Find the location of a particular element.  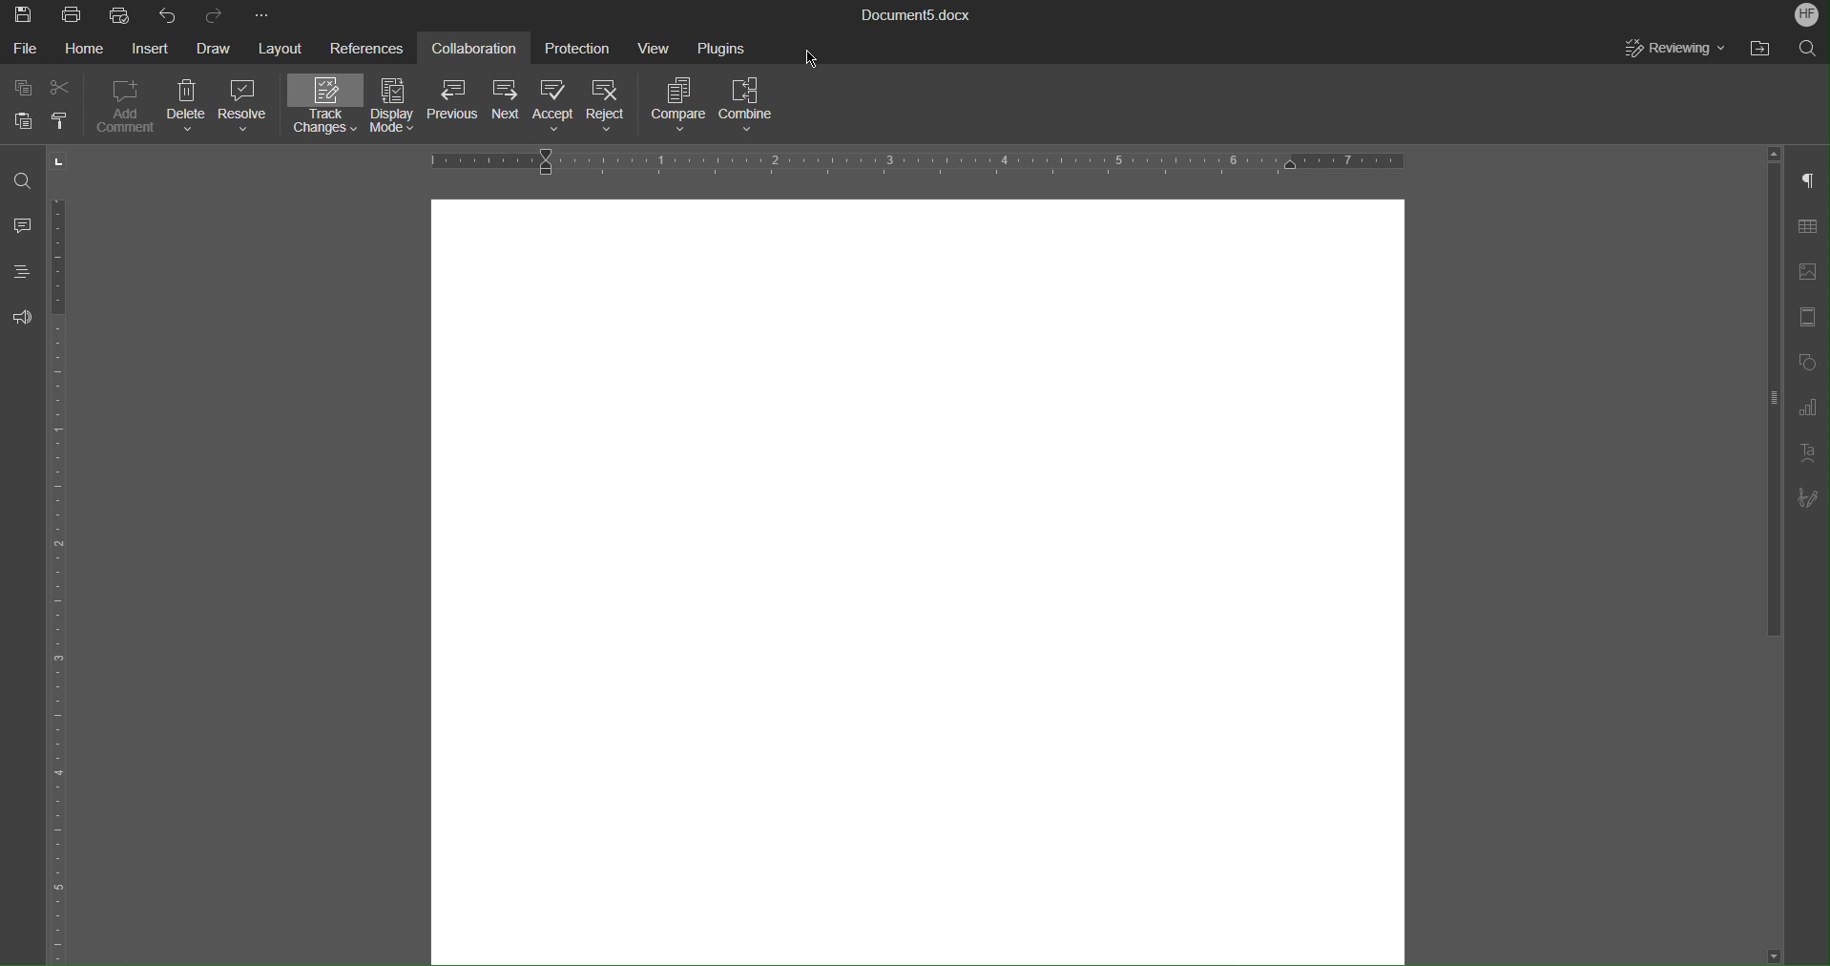

Resolve is located at coordinates (246, 113).